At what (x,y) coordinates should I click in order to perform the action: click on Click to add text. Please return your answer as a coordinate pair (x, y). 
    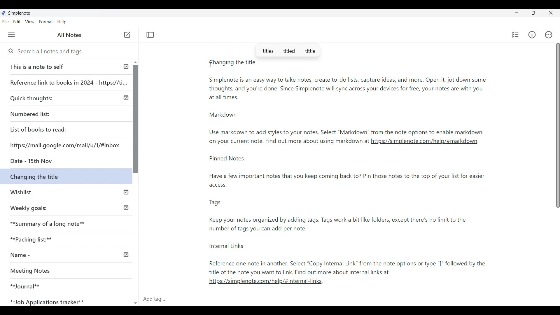
    Looking at the image, I should click on (127, 35).